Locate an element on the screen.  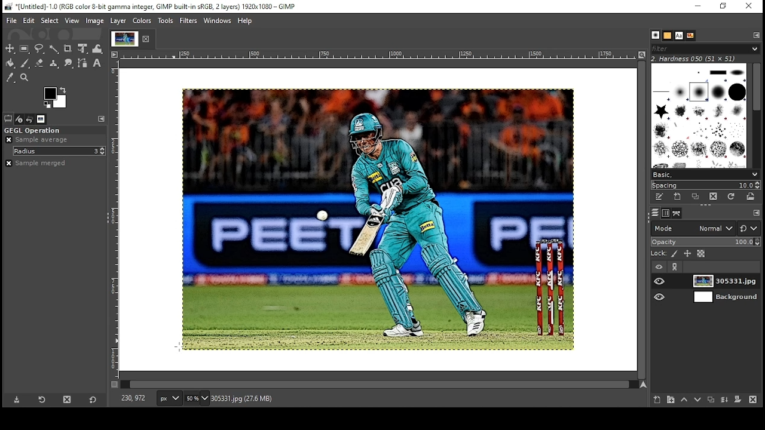
lock alpha channel is located at coordinates (701, 254).